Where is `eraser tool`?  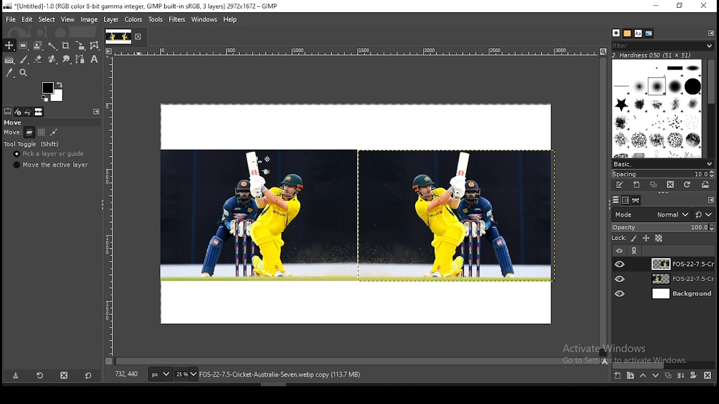
eraser tool is located at coordinates (35, 59).